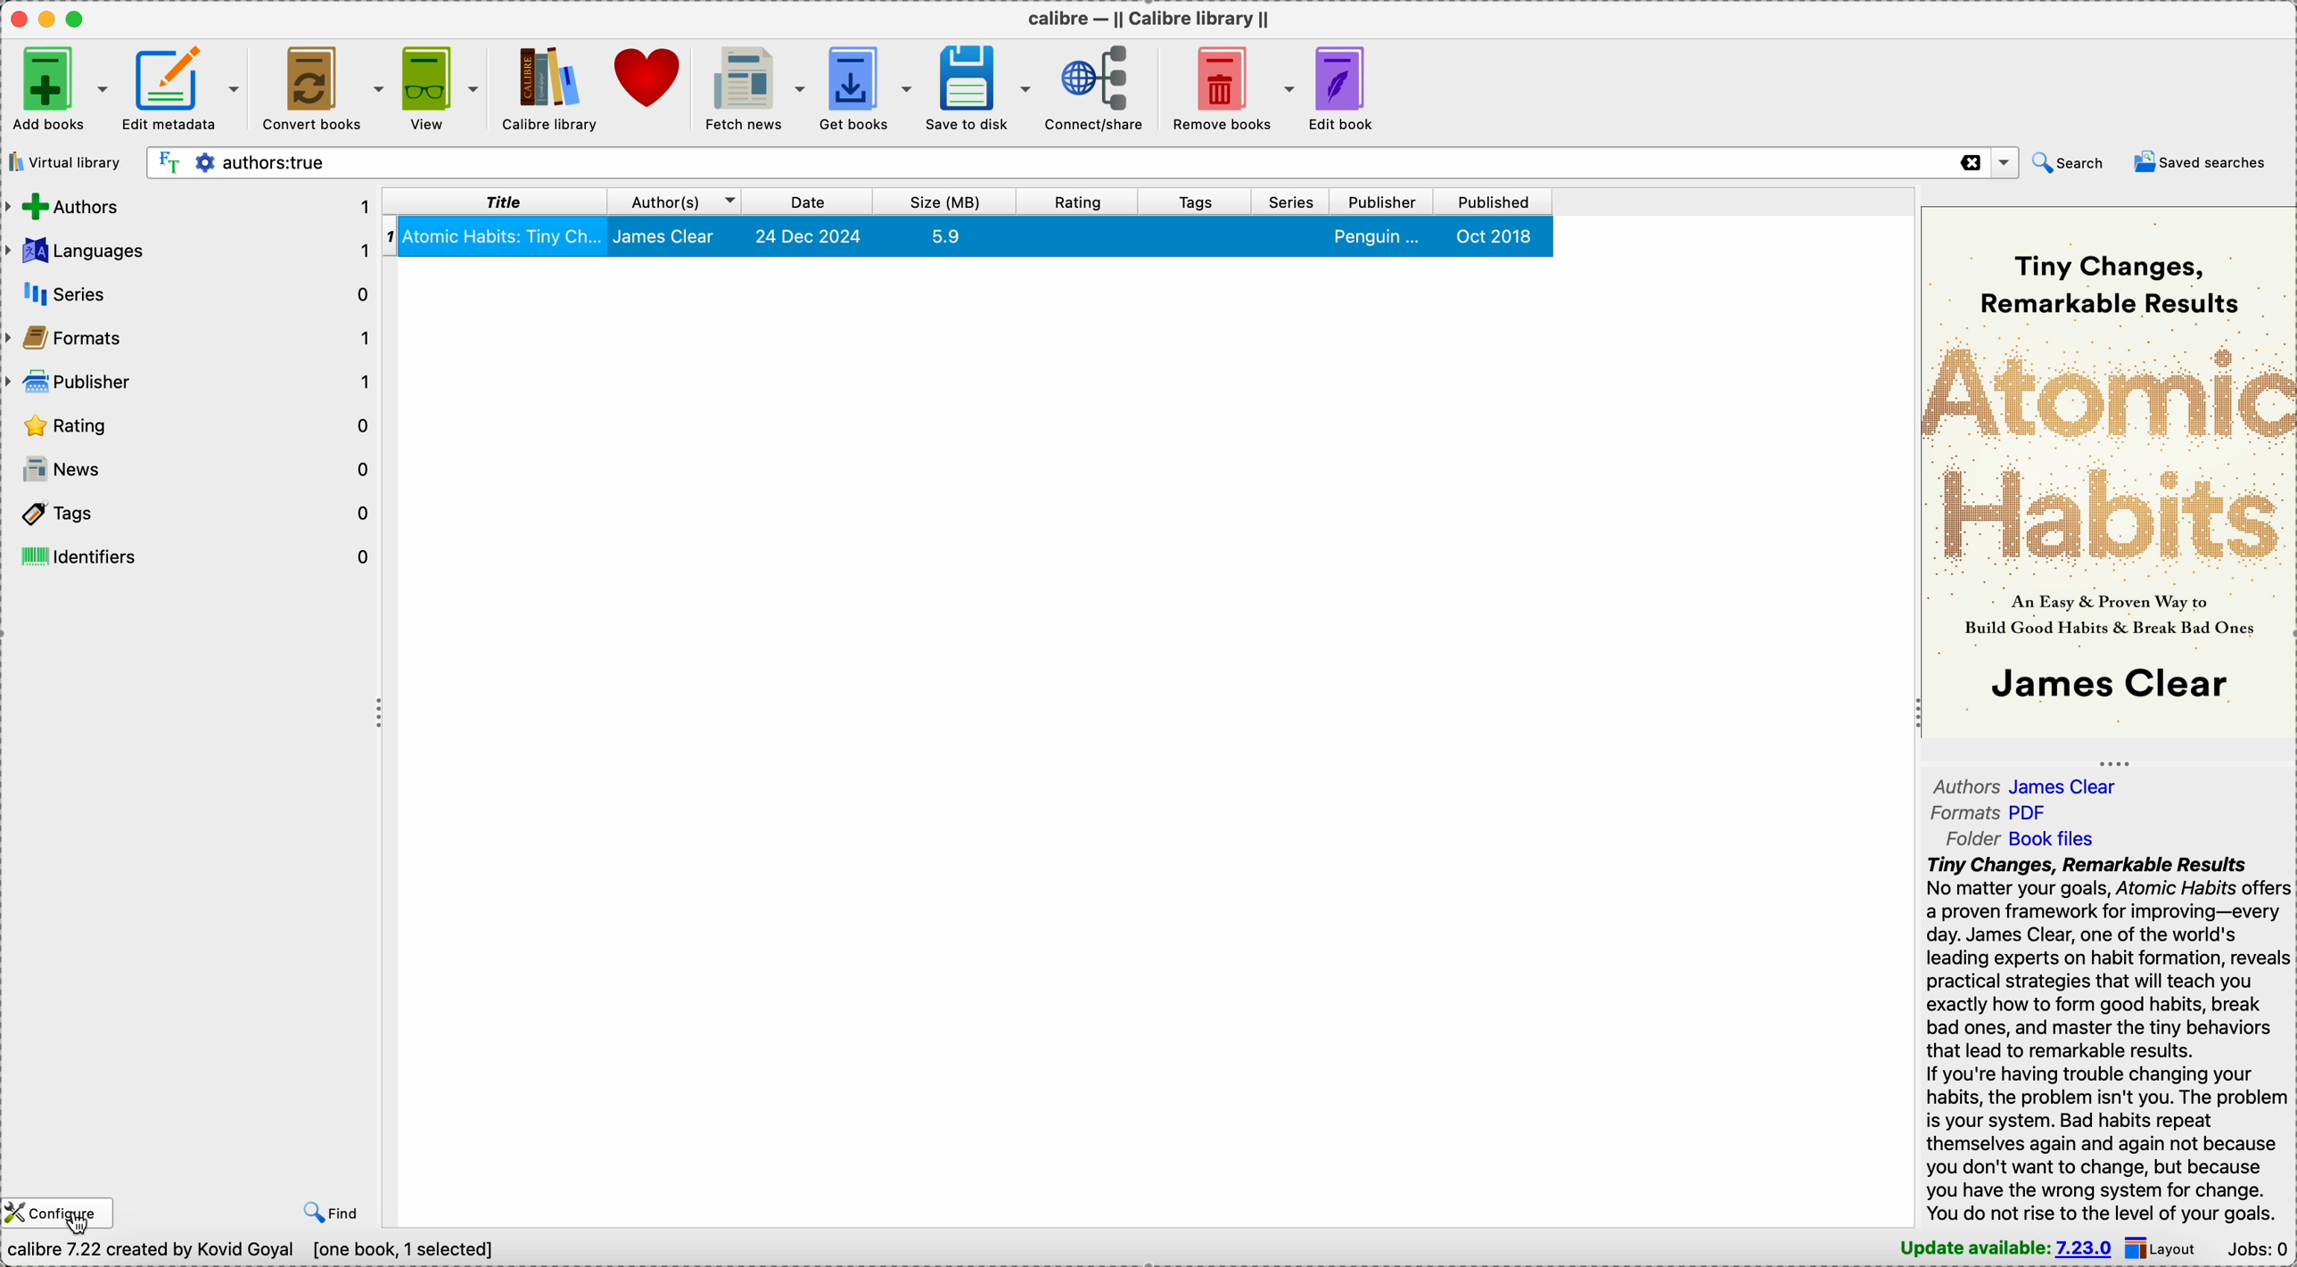 This screenshot has height=1267, width=2297. Describe the element at coordinates (190, 339) in the screenshot. I see `formats` at that location.